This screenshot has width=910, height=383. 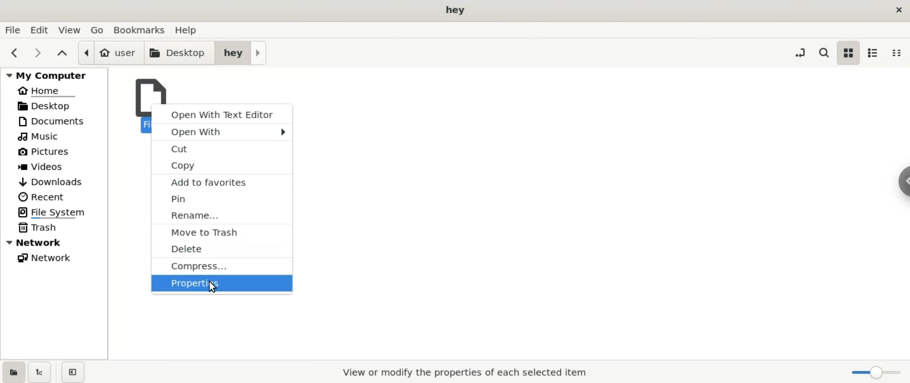 I want to click on file system, so click(x=54, y=213).